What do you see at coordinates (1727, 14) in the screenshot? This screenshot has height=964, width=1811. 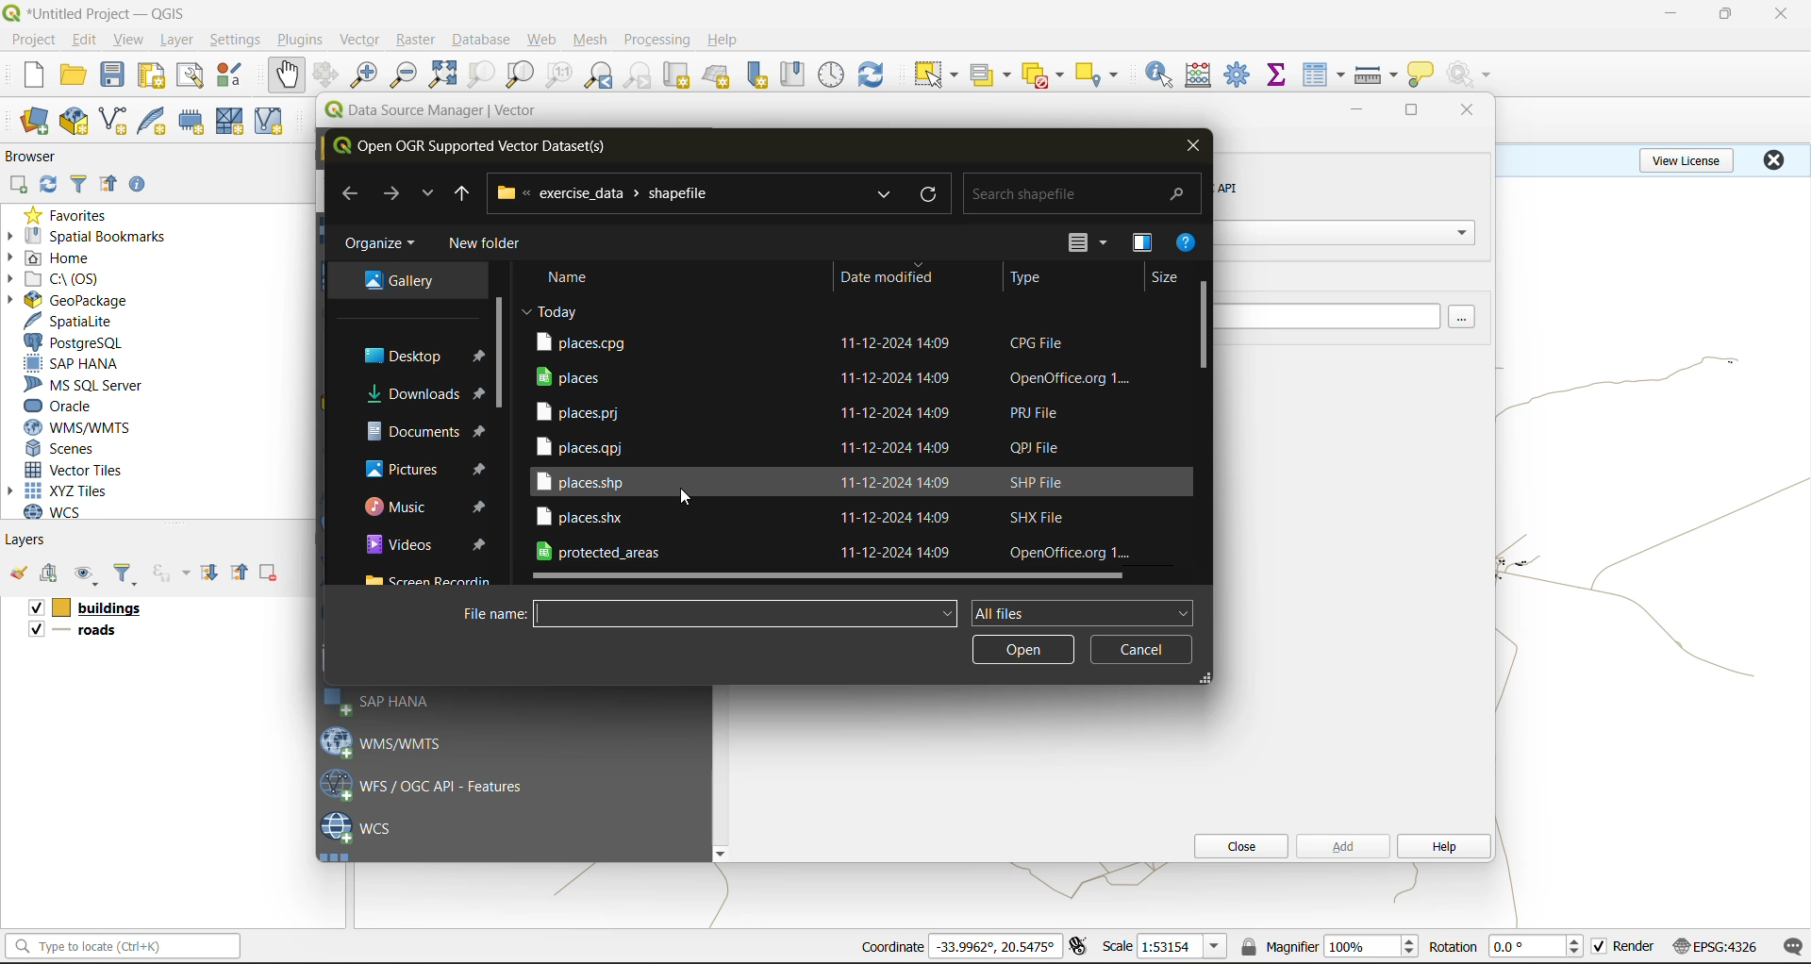 I see `maximize` at bounding box center [1727, 14].